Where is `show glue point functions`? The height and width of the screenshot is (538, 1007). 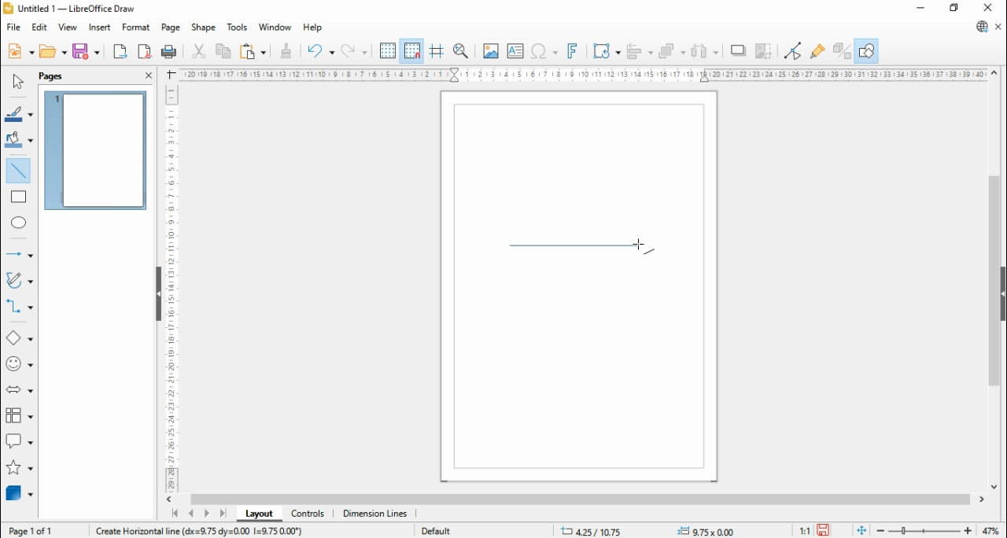
show glue point functions is located at coordinates (817, 50).